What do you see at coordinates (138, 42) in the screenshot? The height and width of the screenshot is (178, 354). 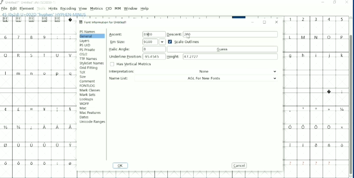 I see `Em Size` at bounding box center [138, 42].